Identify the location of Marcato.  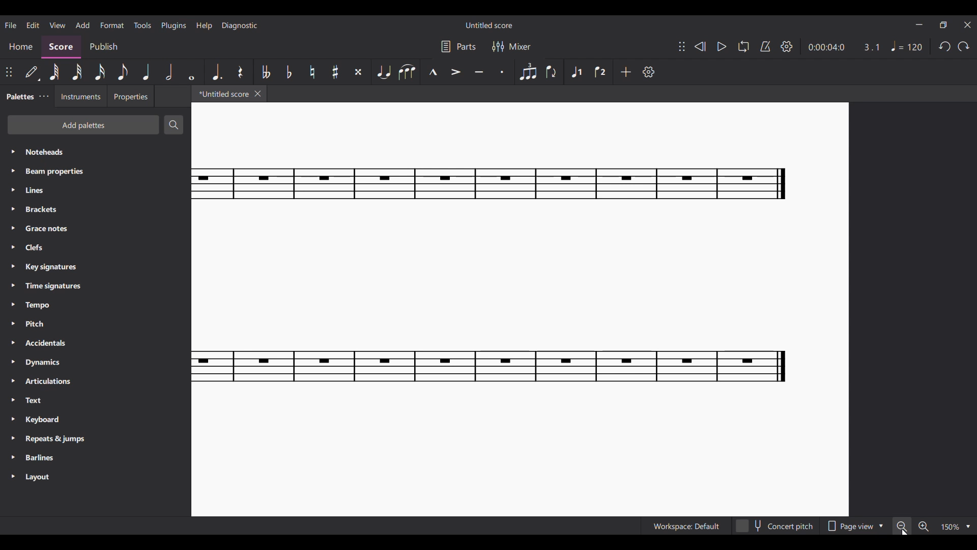
(433, 72).